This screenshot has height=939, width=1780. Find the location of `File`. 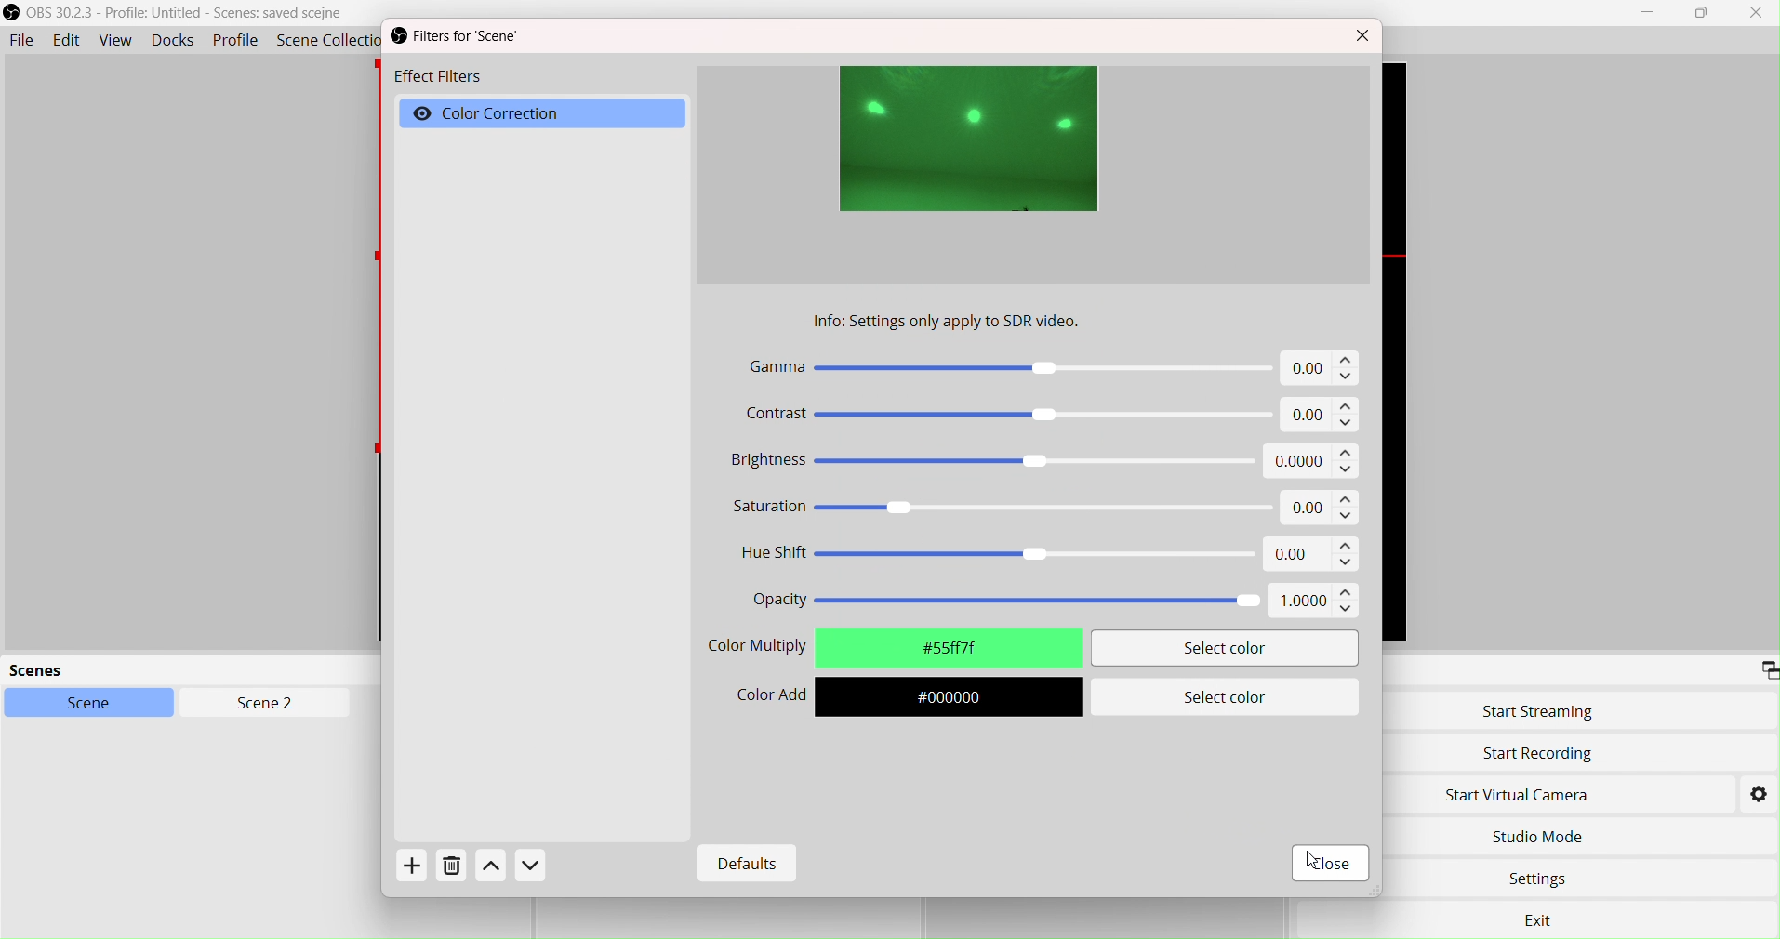

File is located at coordinates (21, 41).